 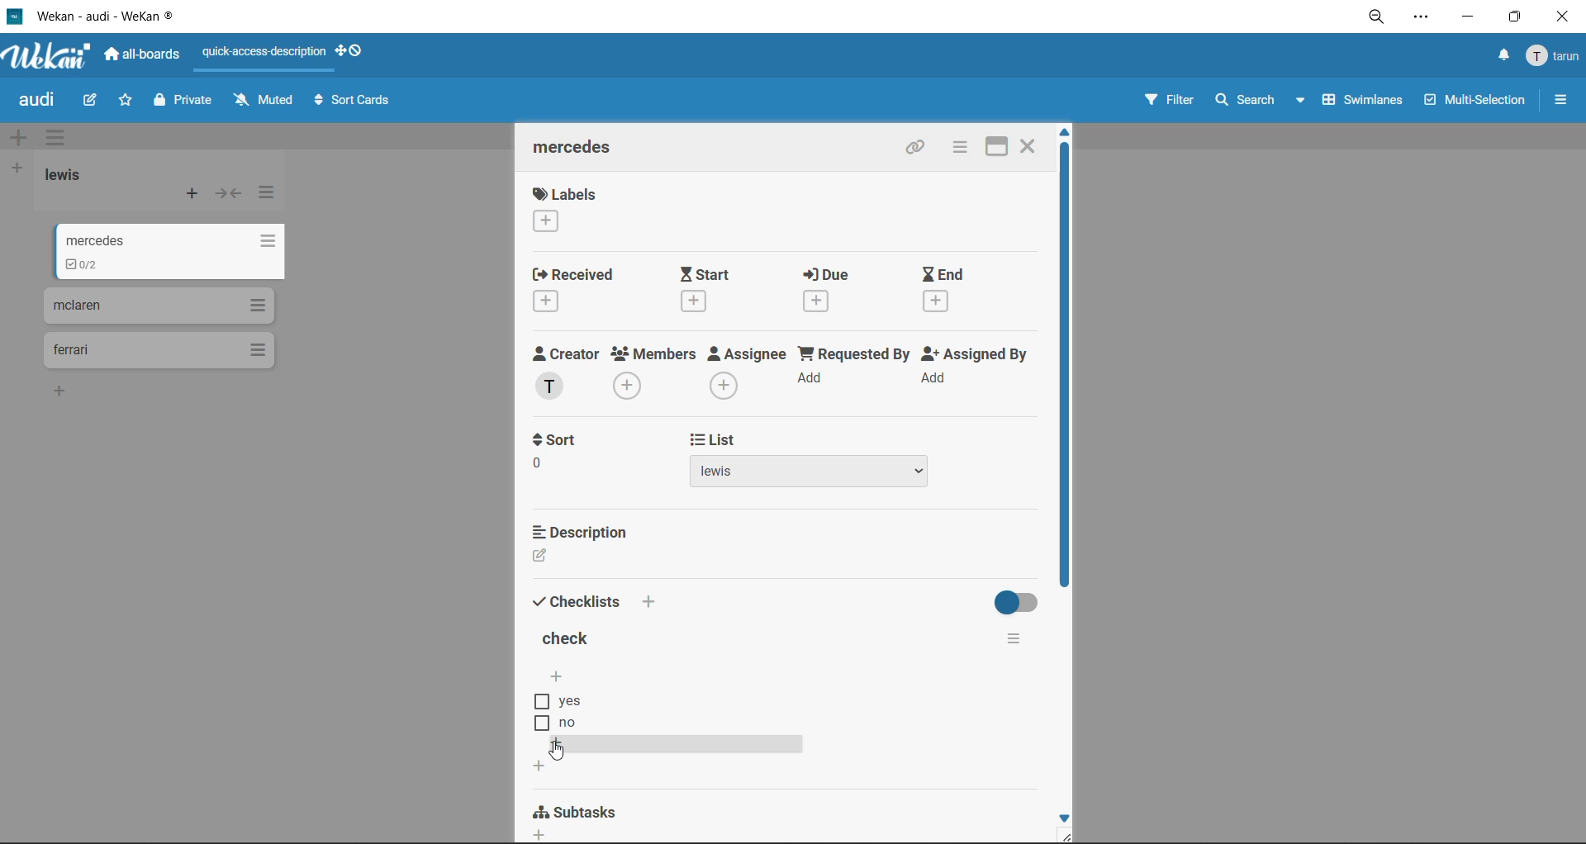 I want to click on muted, so click(x=263, y=99).